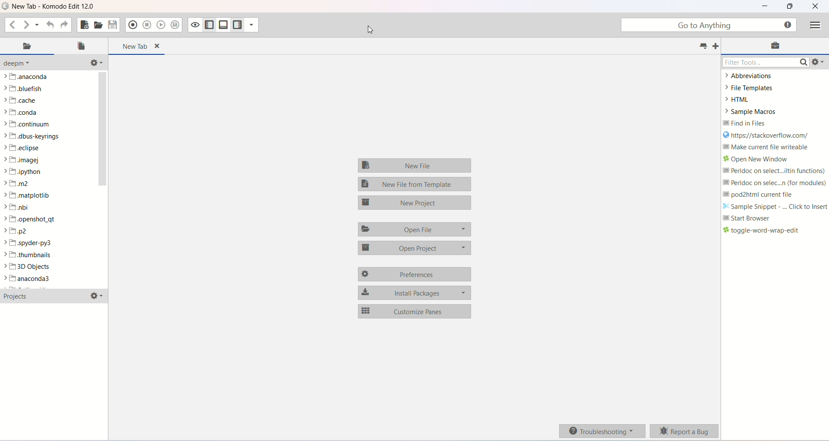 The width and height of the screenshot is (829, 441). What do you see at coordinates (132, 25) in the screenshot?
I see `record macro` at bounding box center [132, 25].